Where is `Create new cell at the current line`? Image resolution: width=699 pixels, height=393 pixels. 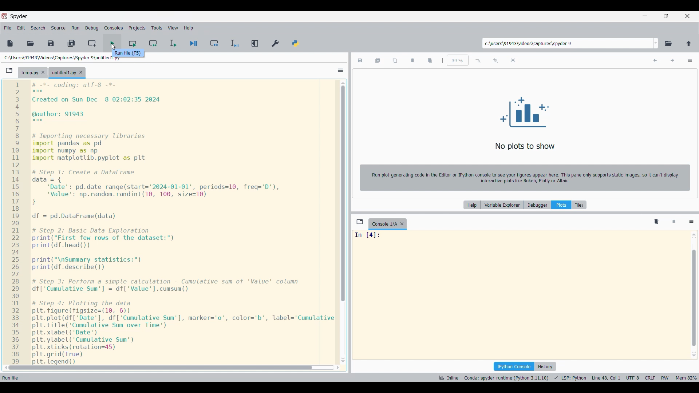
Create new cell at the current line is located at coordinates (92, 44).